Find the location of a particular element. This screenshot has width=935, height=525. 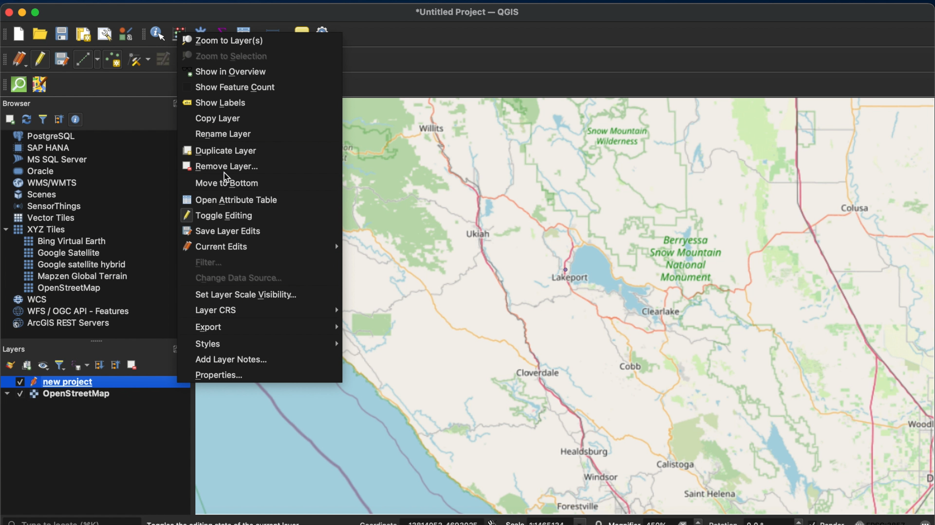

copy layer is located at coordinates (219, 119).